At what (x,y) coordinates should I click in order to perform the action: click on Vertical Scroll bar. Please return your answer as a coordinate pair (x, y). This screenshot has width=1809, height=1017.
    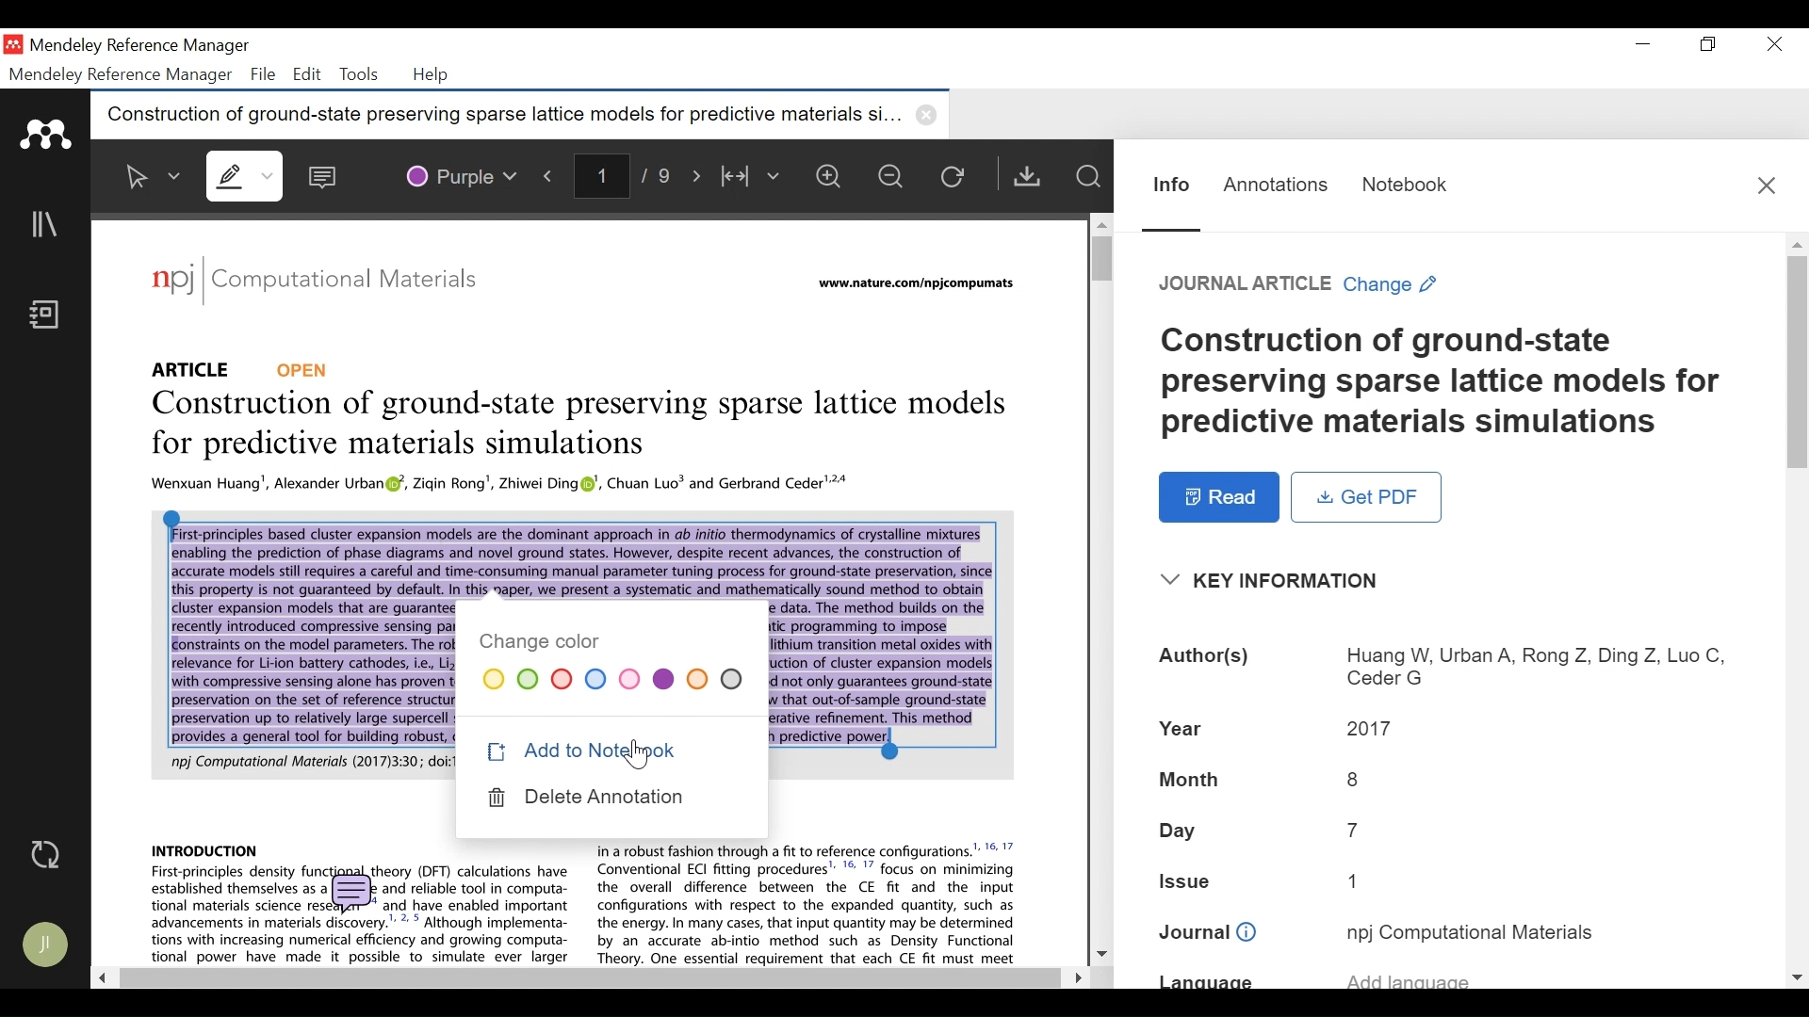
    Looking at the image, I should click on (1096, 257).